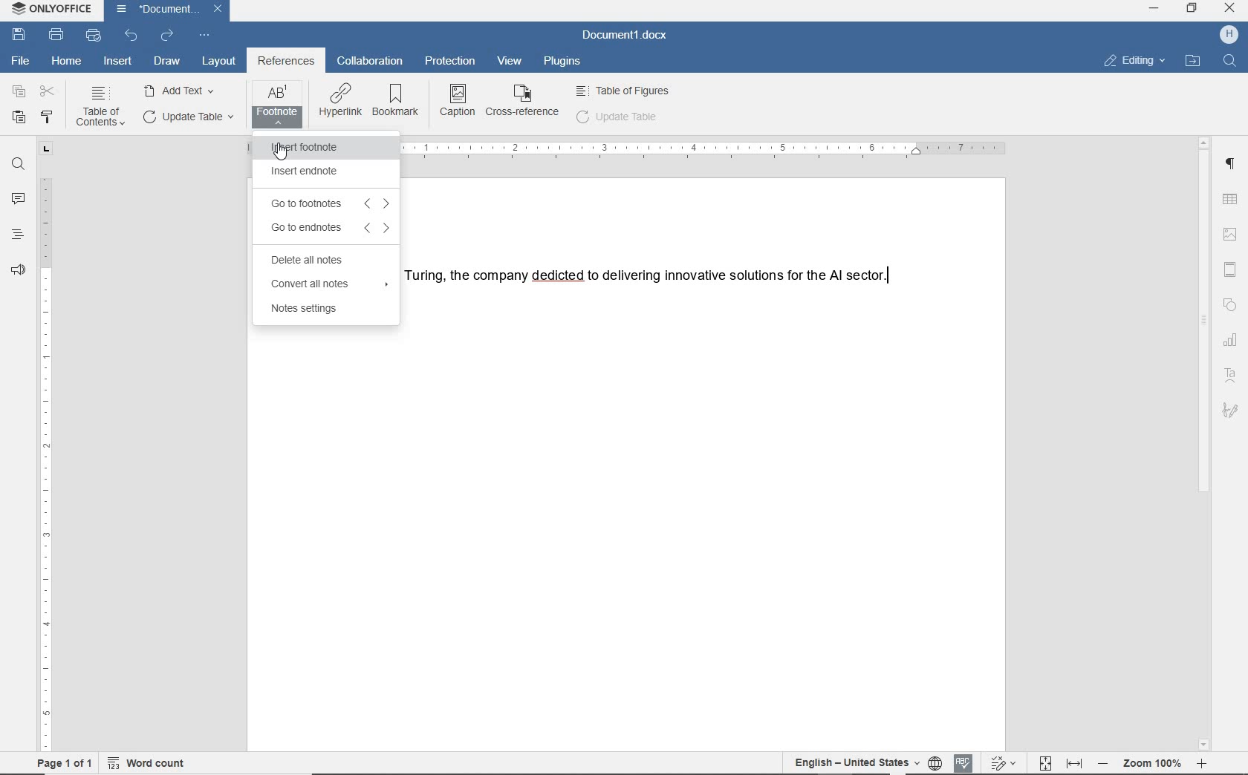 Image resolution: width=1248 pixels, height=775 pixels. I want to click on save, so click(19, 35).